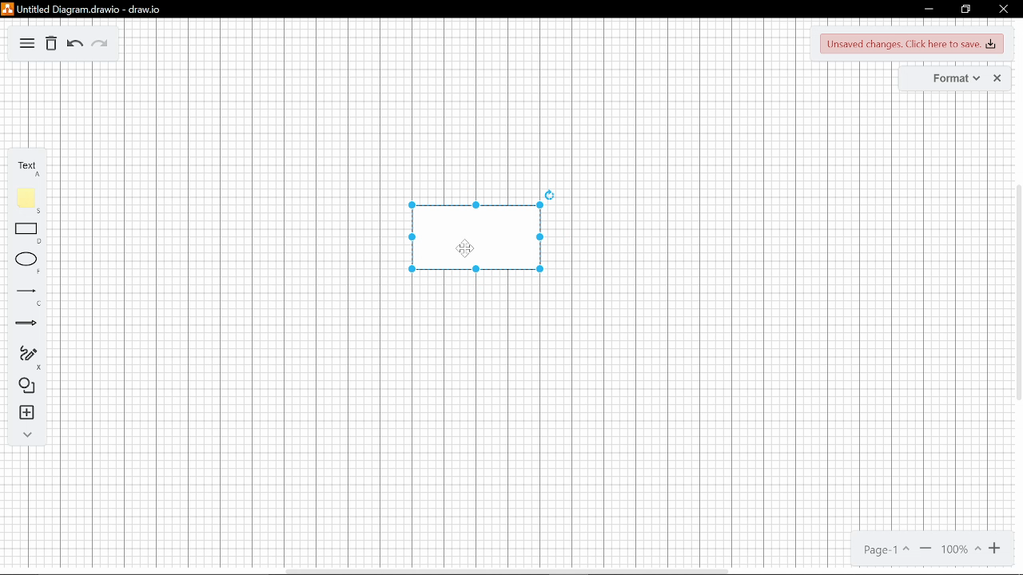 The width and height of the screenshot is (1023, 575). I want to click on minimize, so click(928, 11).